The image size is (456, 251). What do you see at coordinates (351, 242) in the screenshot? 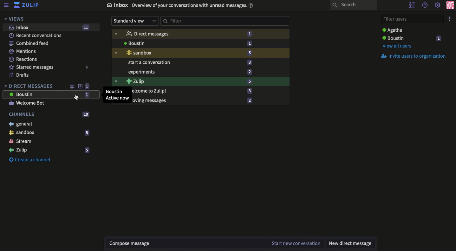
I see `New DM` at bounding box center [351, 242].